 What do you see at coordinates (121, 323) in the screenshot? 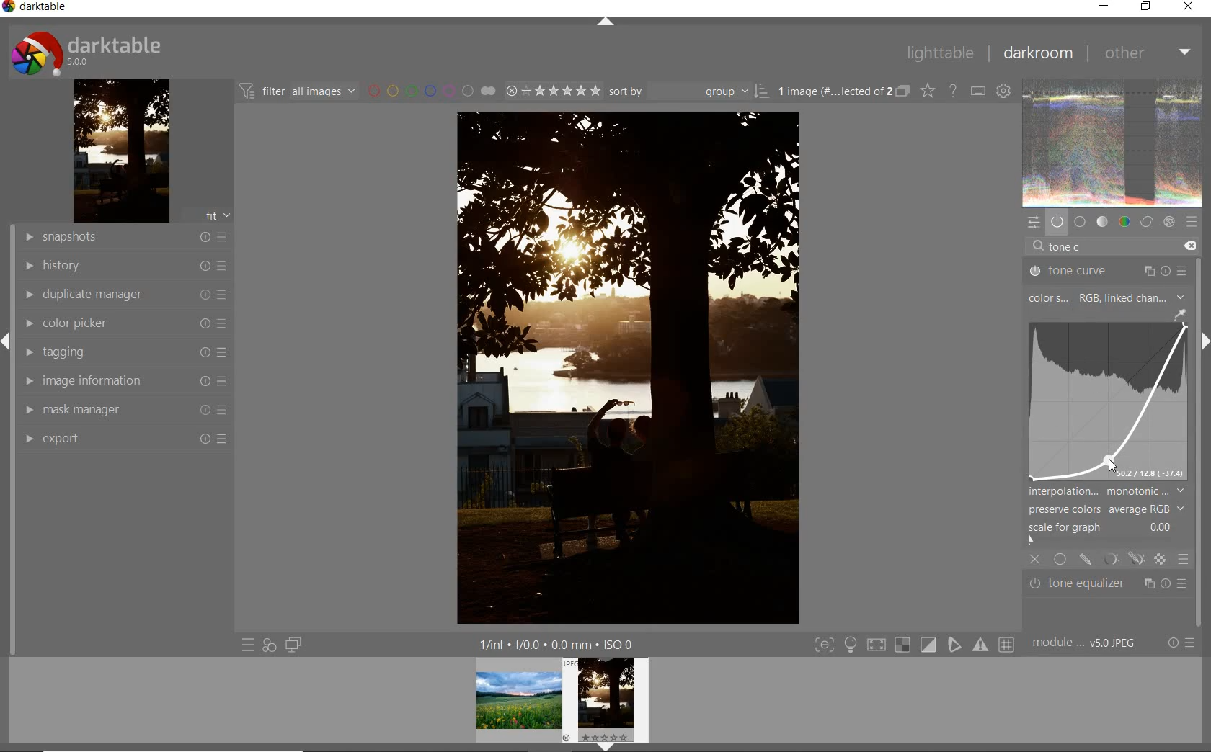
I see `color picker` at bounding box center [121, 323].